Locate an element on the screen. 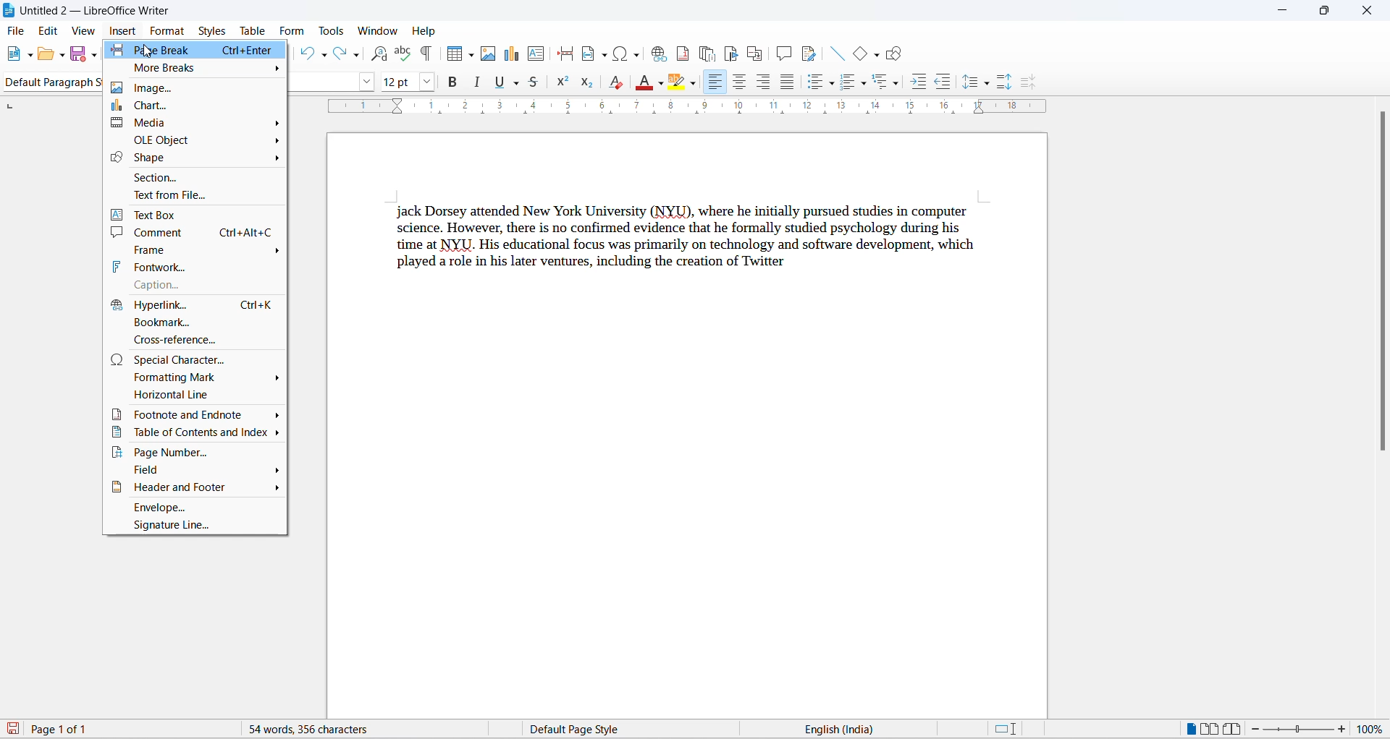 Image resolution: width=1390 pixels, height=739 pixels. maximize is located at coordinates (1325, 12).